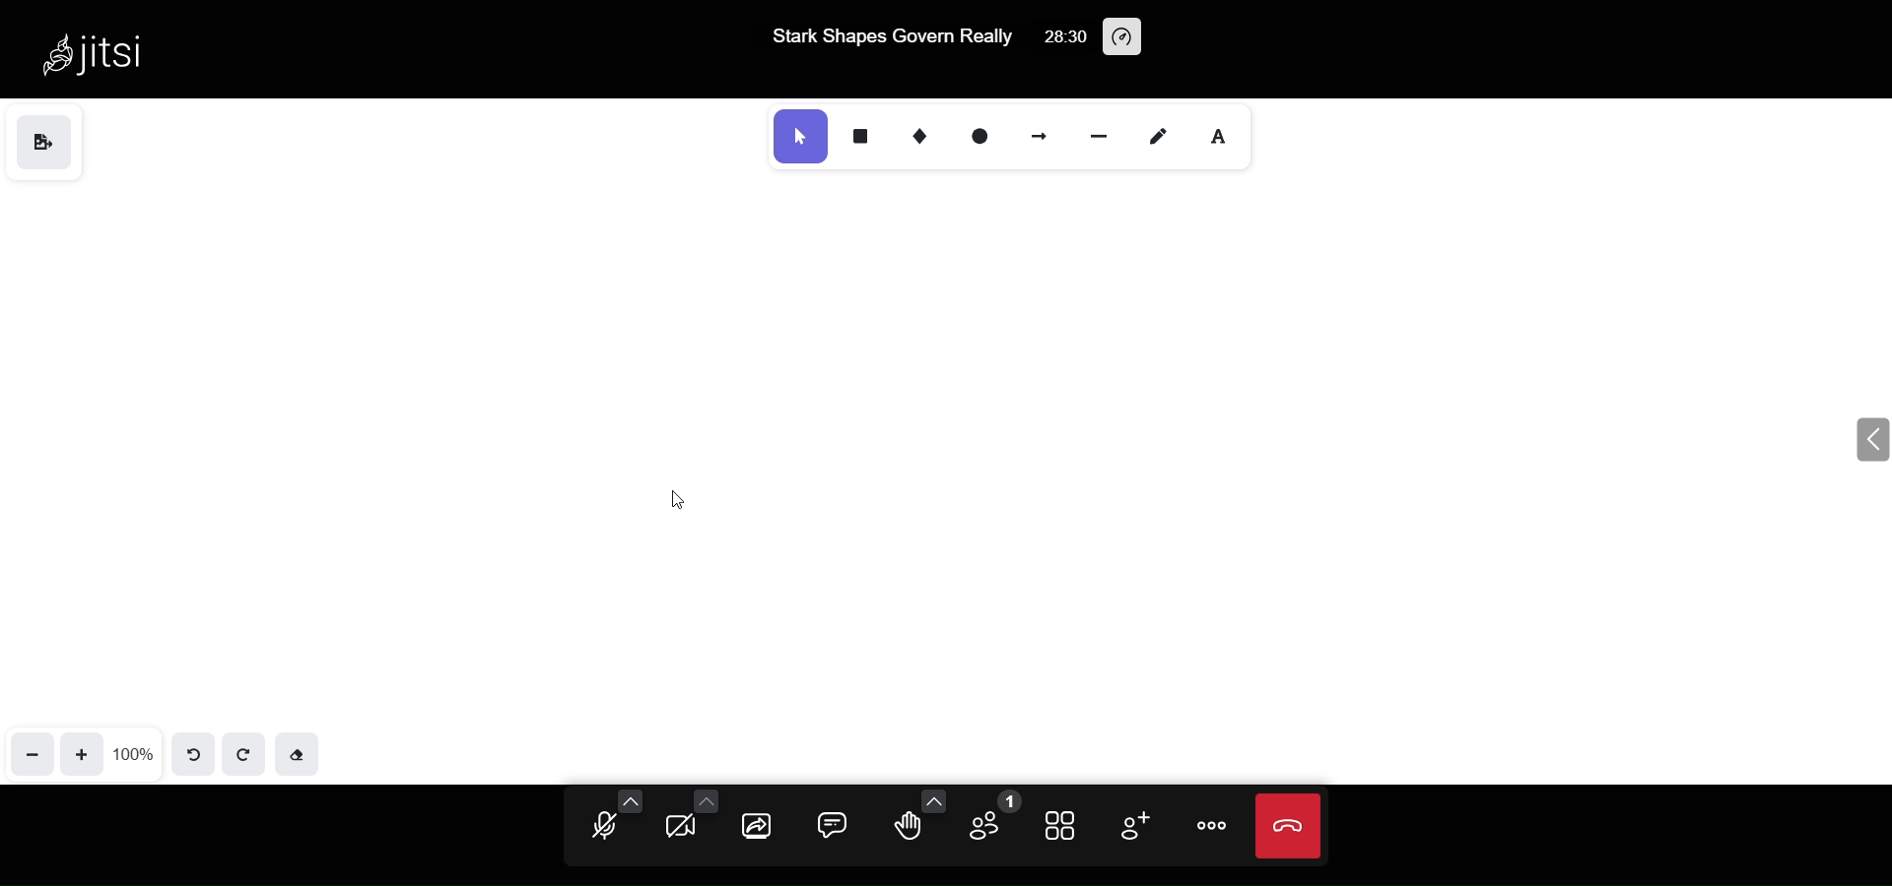  What do you see at coordinates (982, 134) in the screenshot?
I see `ellipse` at bounding box center [982, 134].